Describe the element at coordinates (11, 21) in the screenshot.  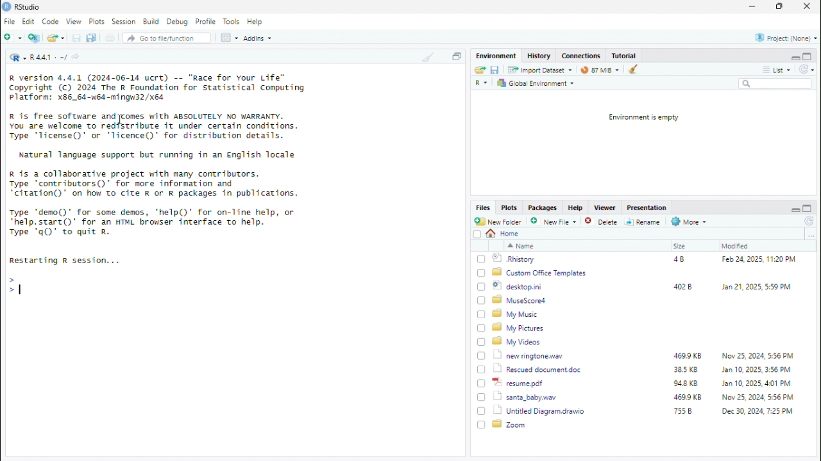
I see `File` at that location.